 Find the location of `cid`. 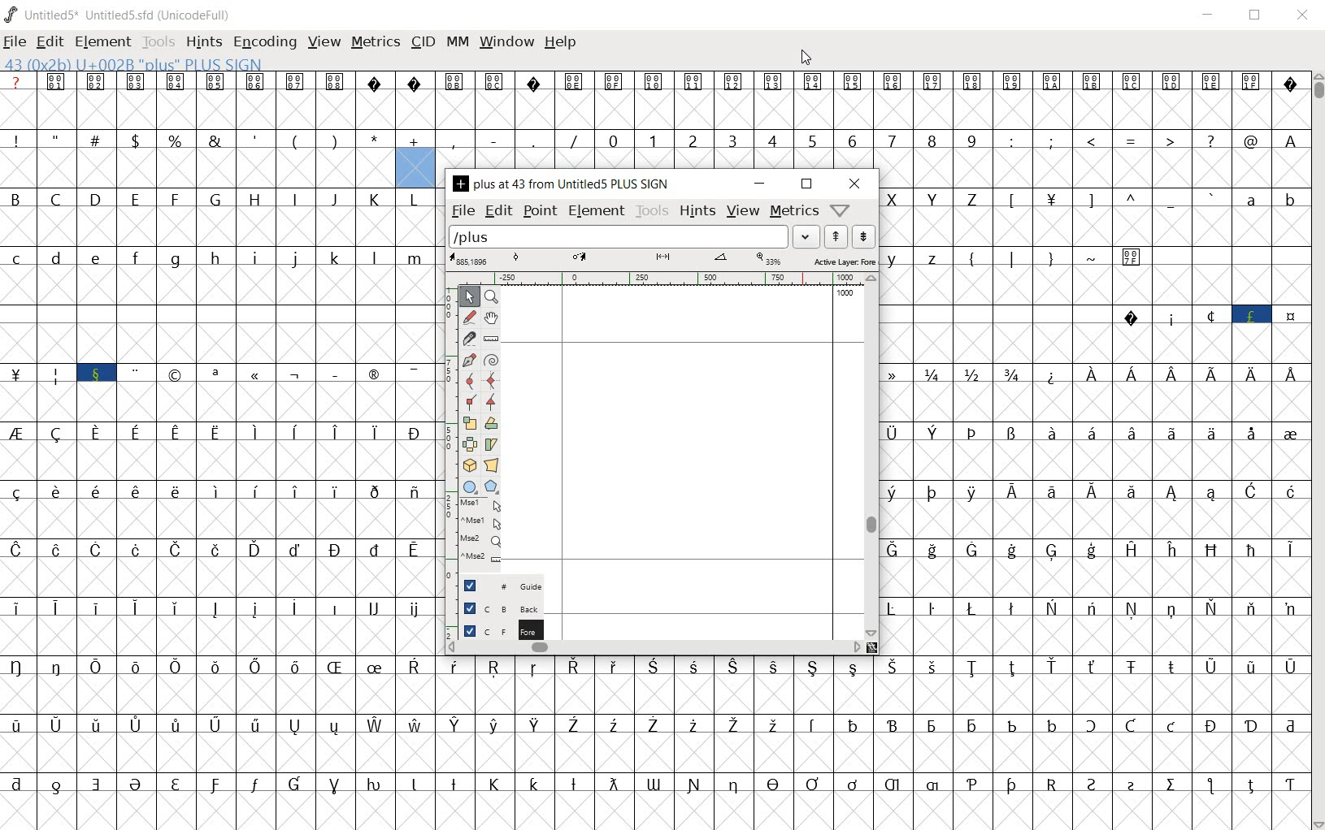

cid is located at coordinates (423, 40).